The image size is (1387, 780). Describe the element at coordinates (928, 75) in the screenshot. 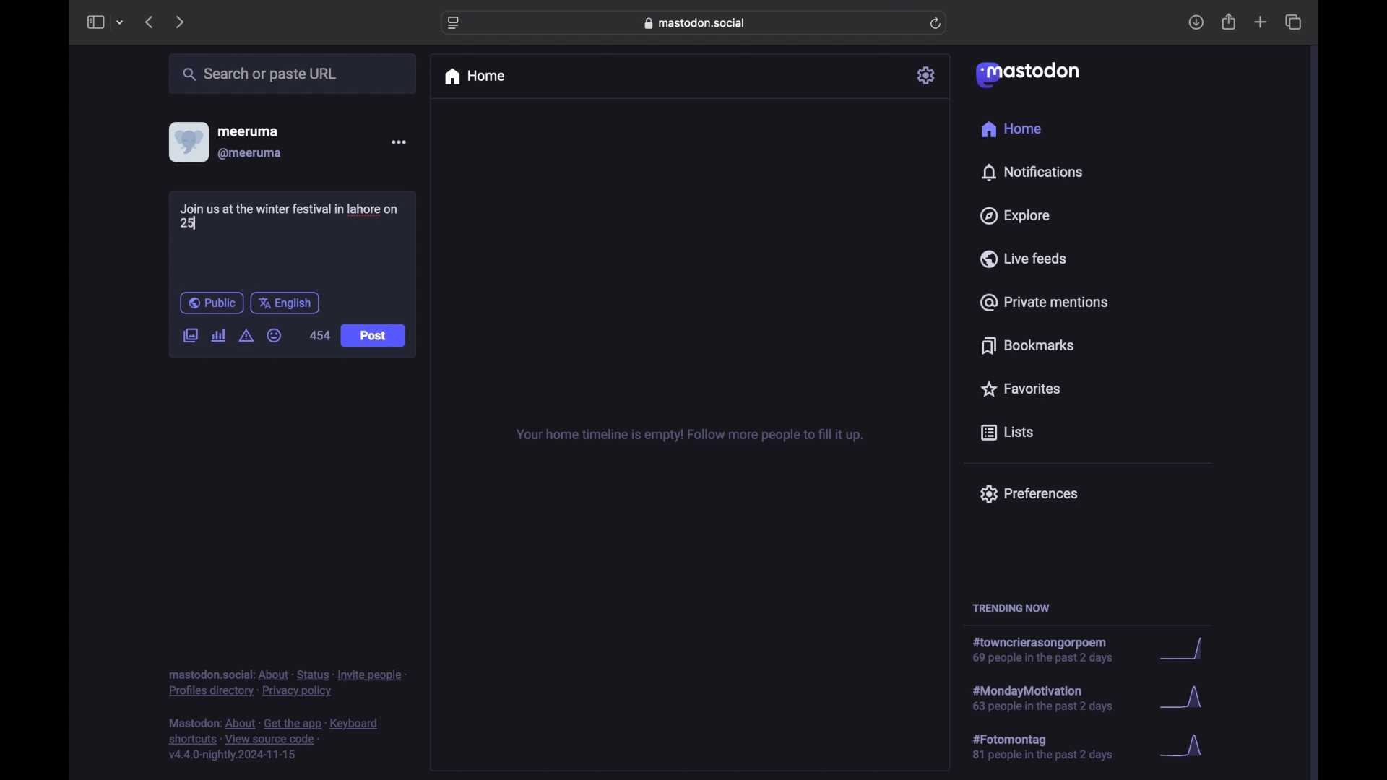

I see `settings` at that location.